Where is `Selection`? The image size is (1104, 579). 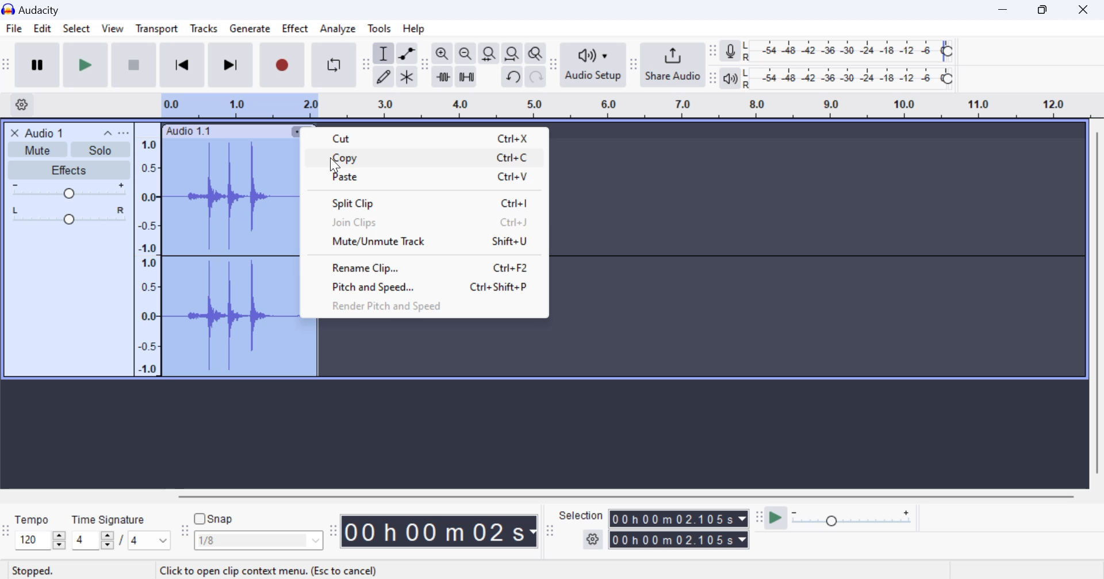 Selection is located at coordinates (581, 515).